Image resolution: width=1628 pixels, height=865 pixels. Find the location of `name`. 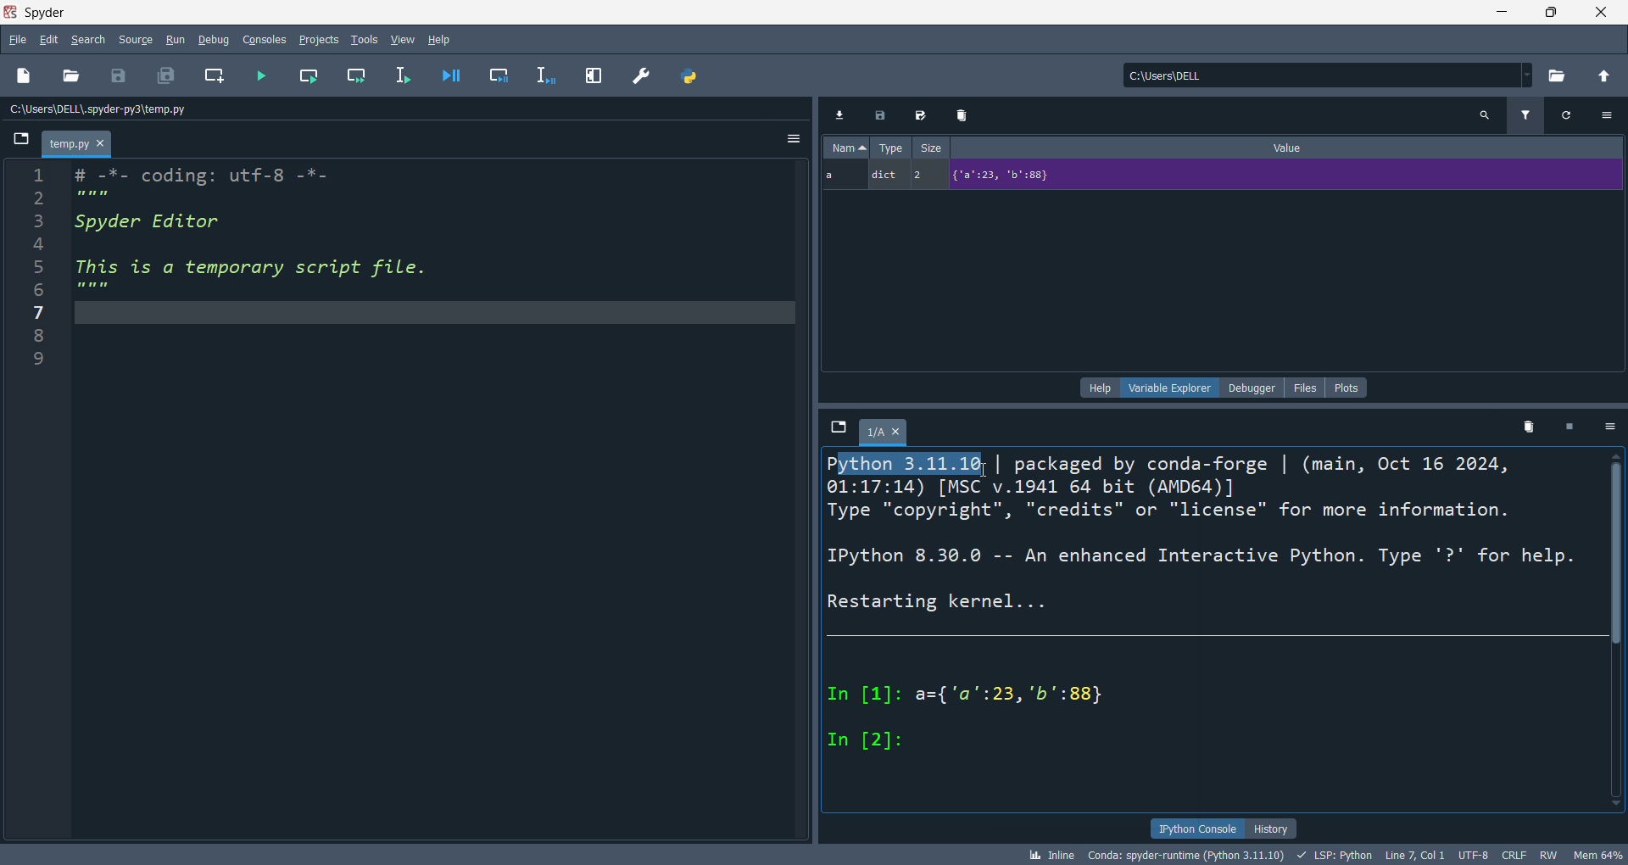

name is located at coordinates (848, 147).